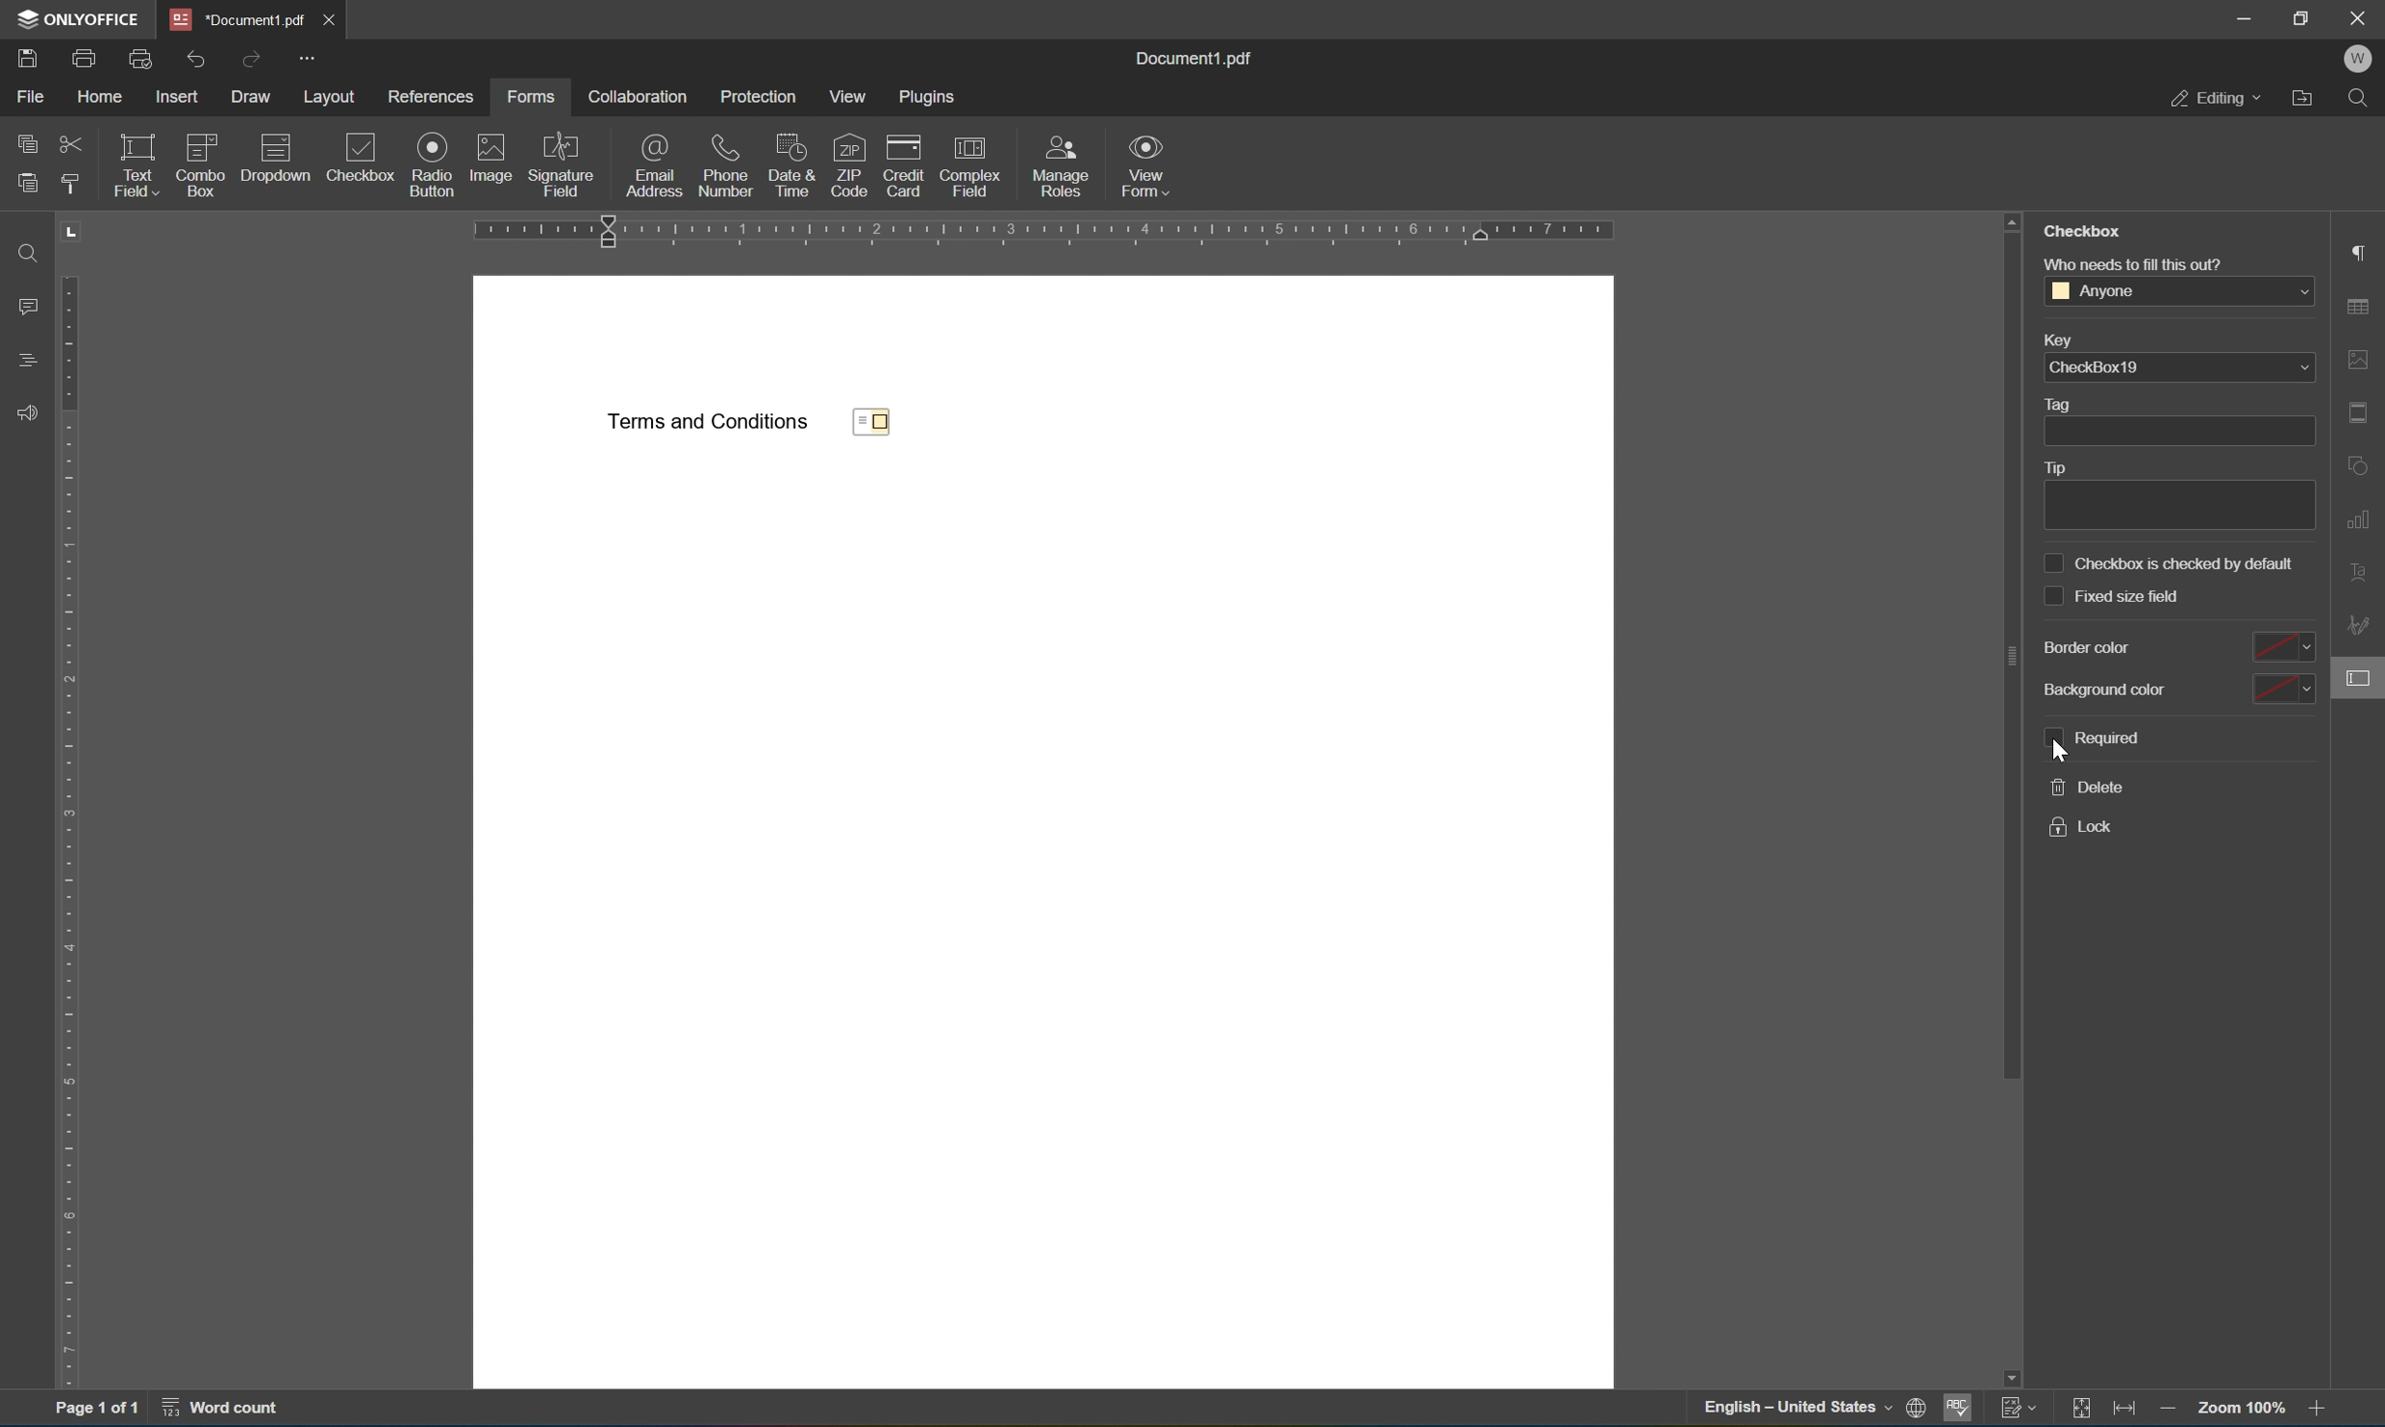  What do you see at coordinates (848, 163) in the screenshot?
I see `zip codes` at bounding box center [848, 163].